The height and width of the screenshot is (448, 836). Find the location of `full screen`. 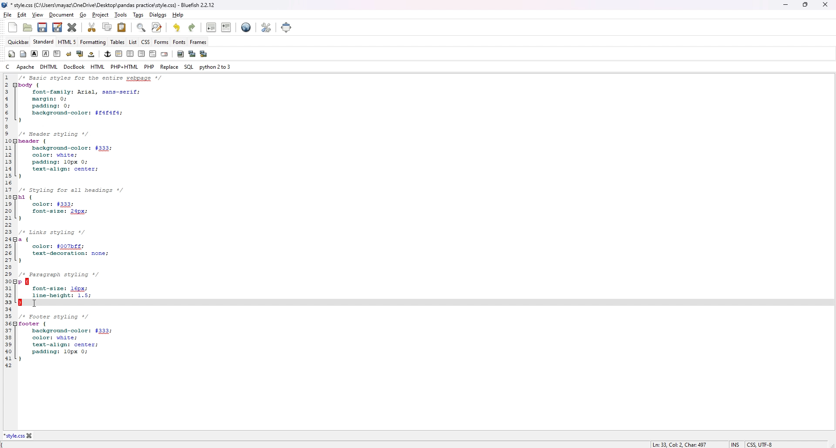

full screen is located at coordinates (286, 27).